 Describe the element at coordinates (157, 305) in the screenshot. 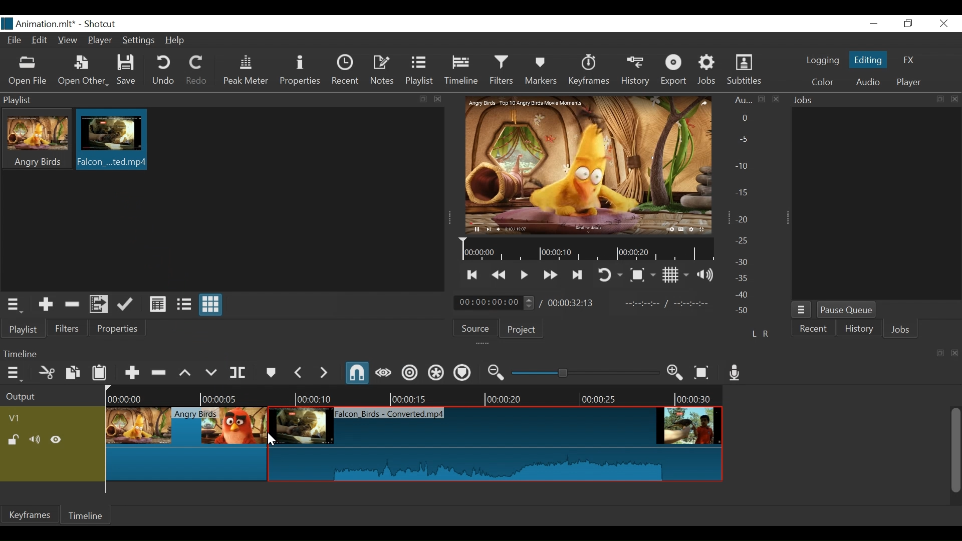

I see `View as Detail` at that location.